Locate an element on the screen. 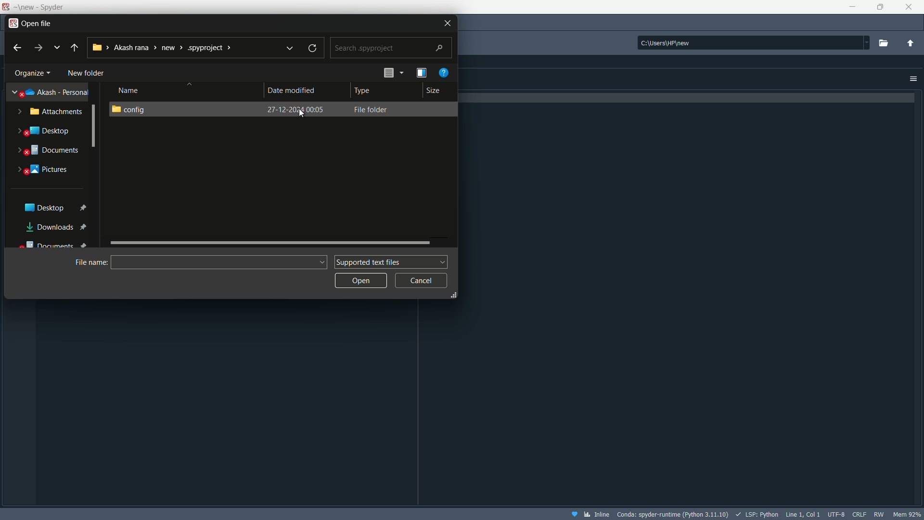 This screenshot has width=924, height=520. change to parent directory is located at coordinates (911, 43).